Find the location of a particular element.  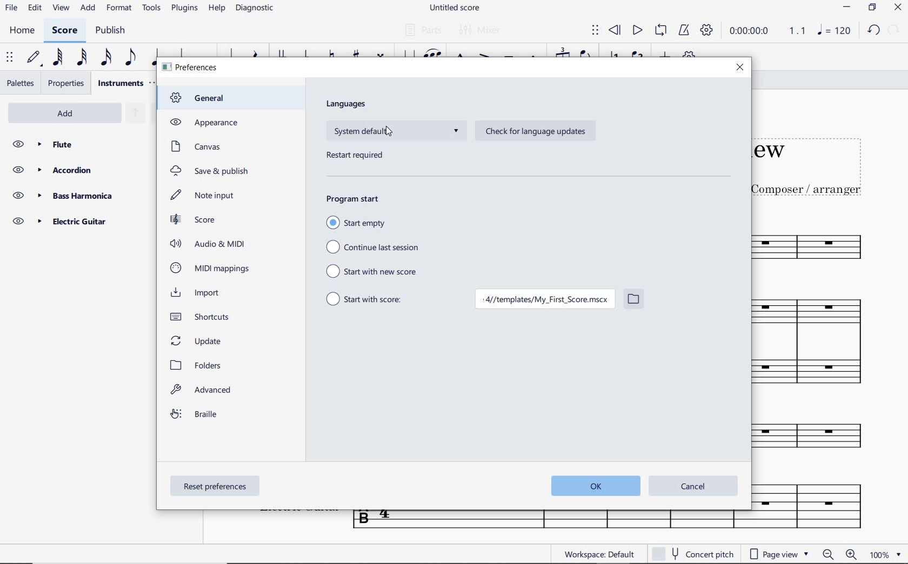

folders is located at coordinates (199, 365).